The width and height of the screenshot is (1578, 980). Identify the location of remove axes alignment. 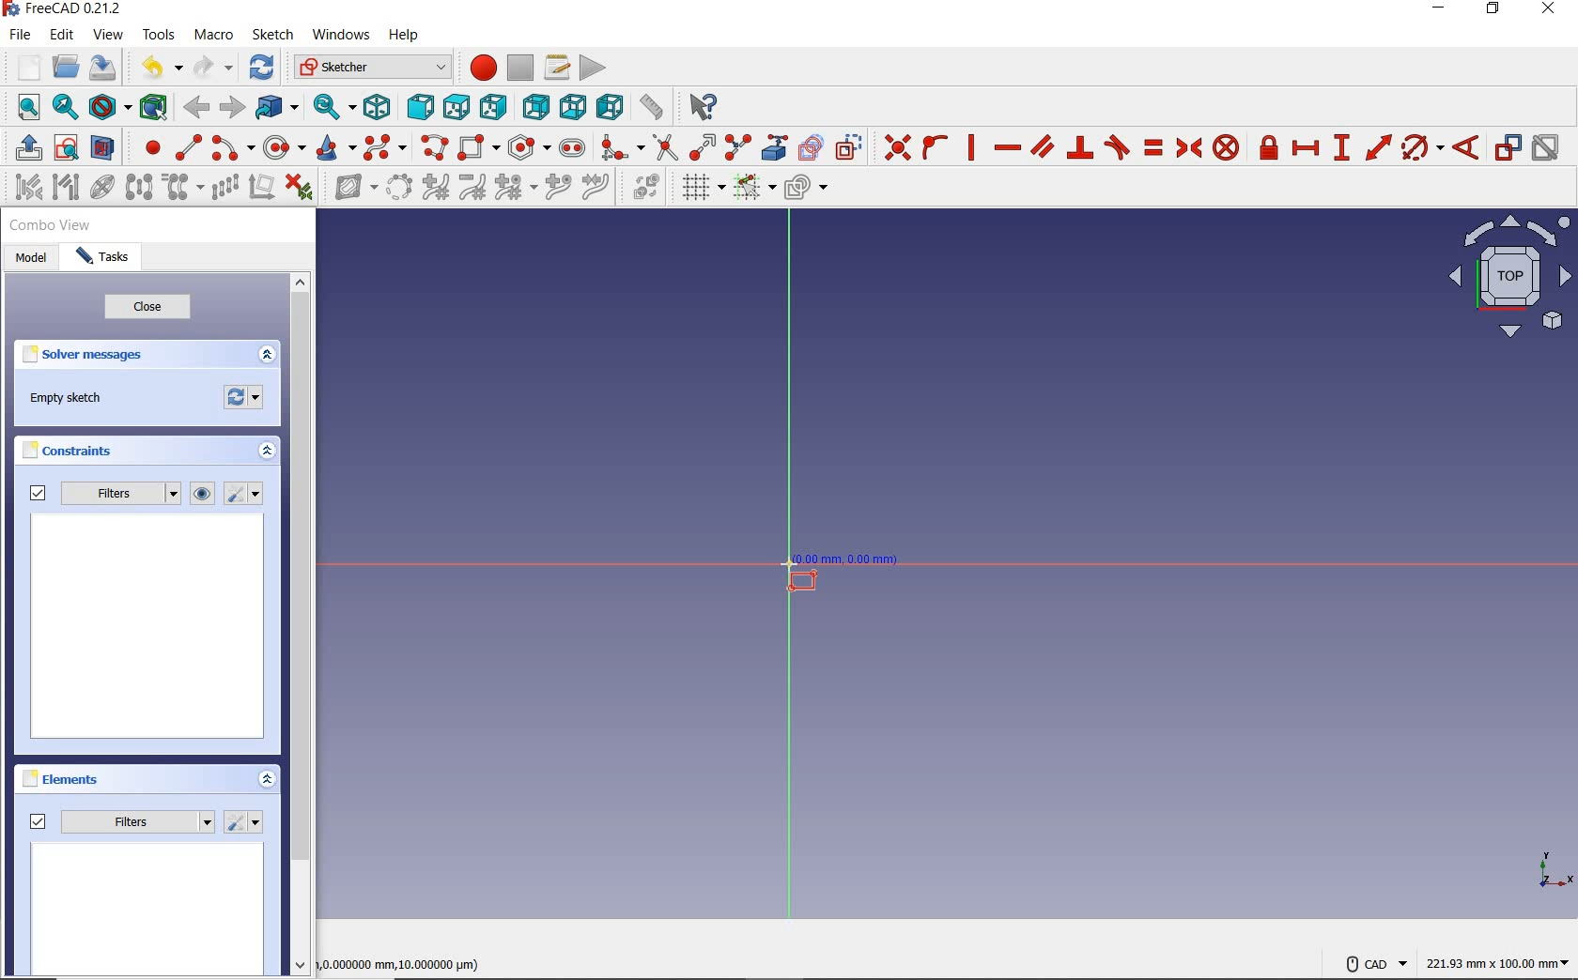
(261, 189).